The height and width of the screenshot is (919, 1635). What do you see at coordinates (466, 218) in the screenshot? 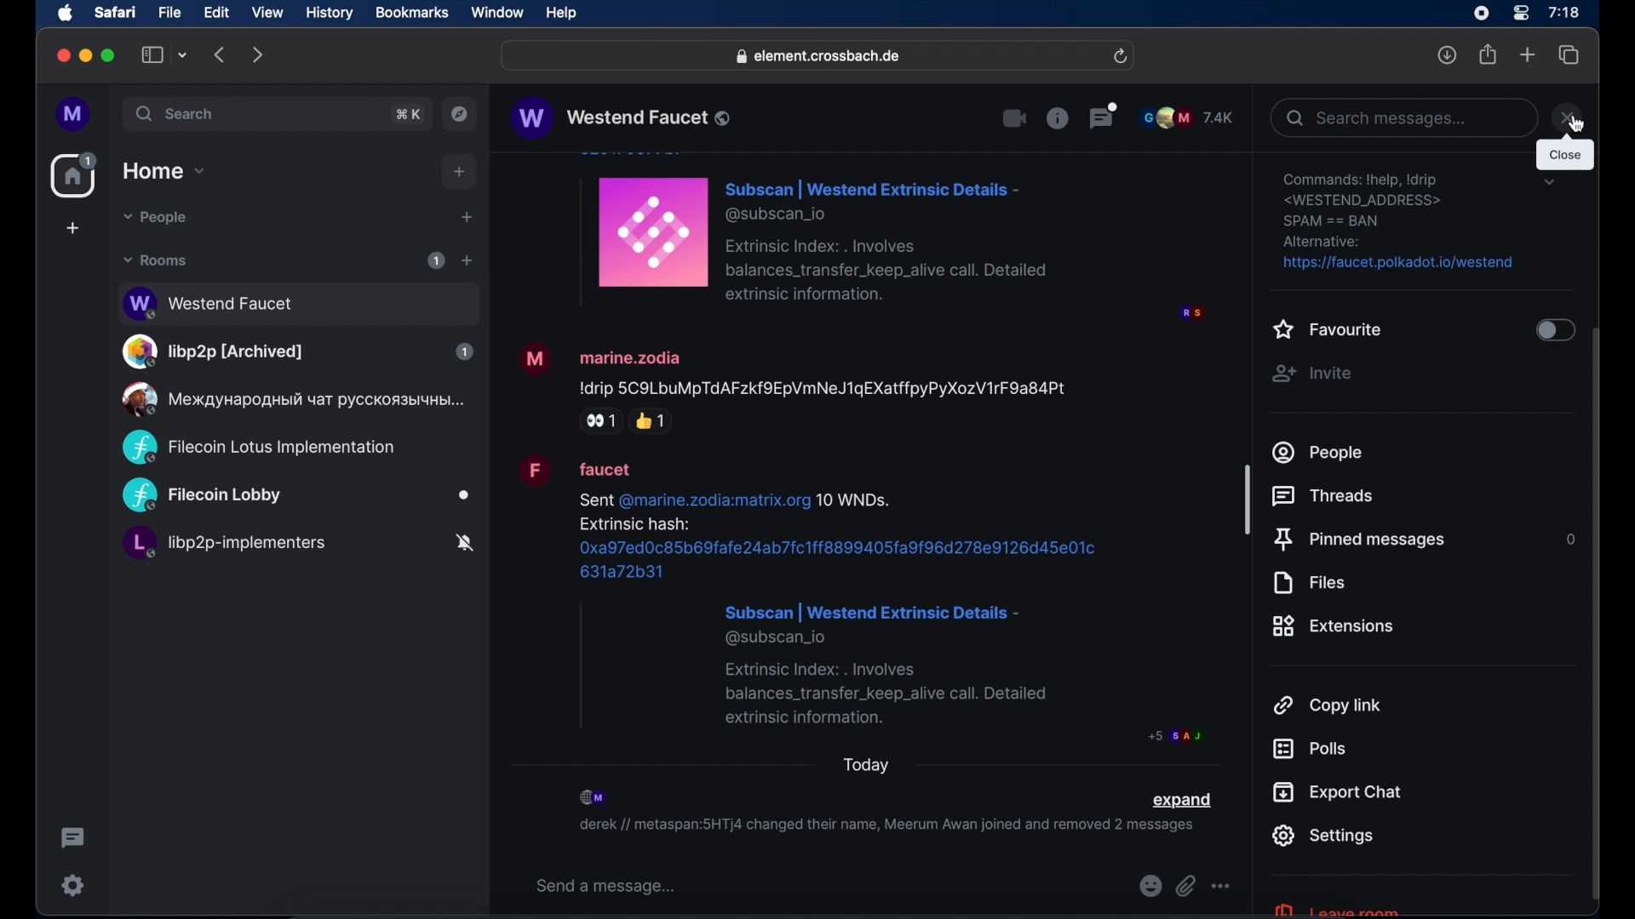
I see `start chat` at bounding box center [466, 218].